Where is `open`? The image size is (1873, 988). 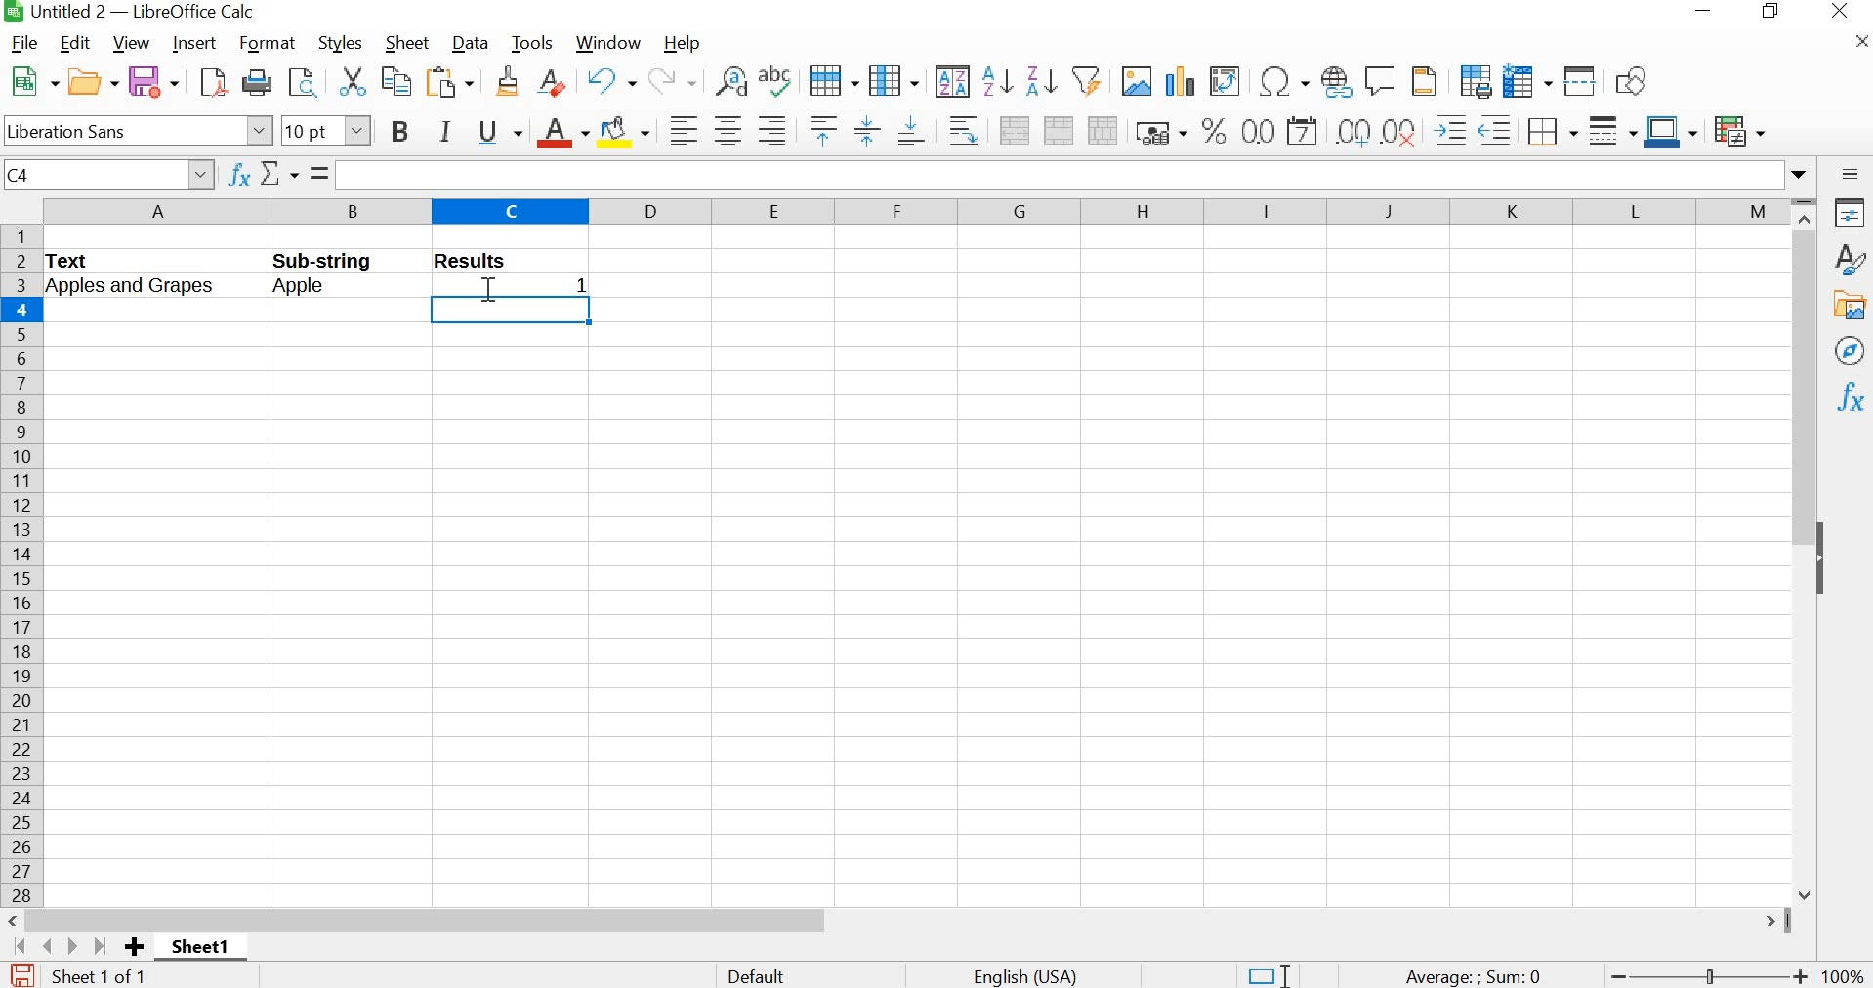 open is located at coordinates (92, 78).